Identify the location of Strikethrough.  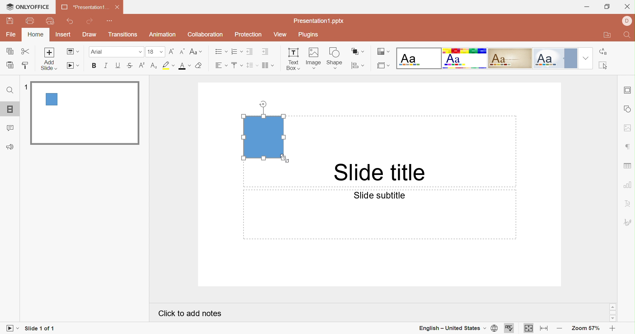
(129, 66).